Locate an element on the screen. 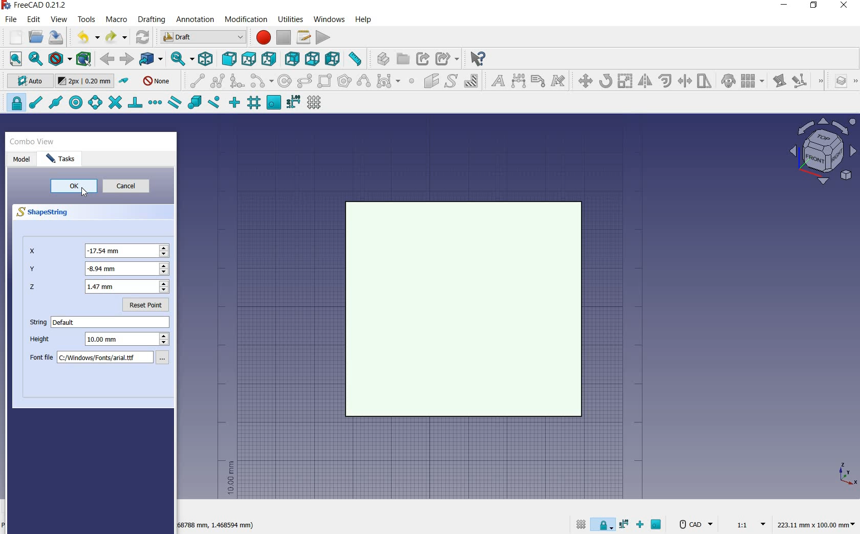  isometric is located at coordinates (206, 60).